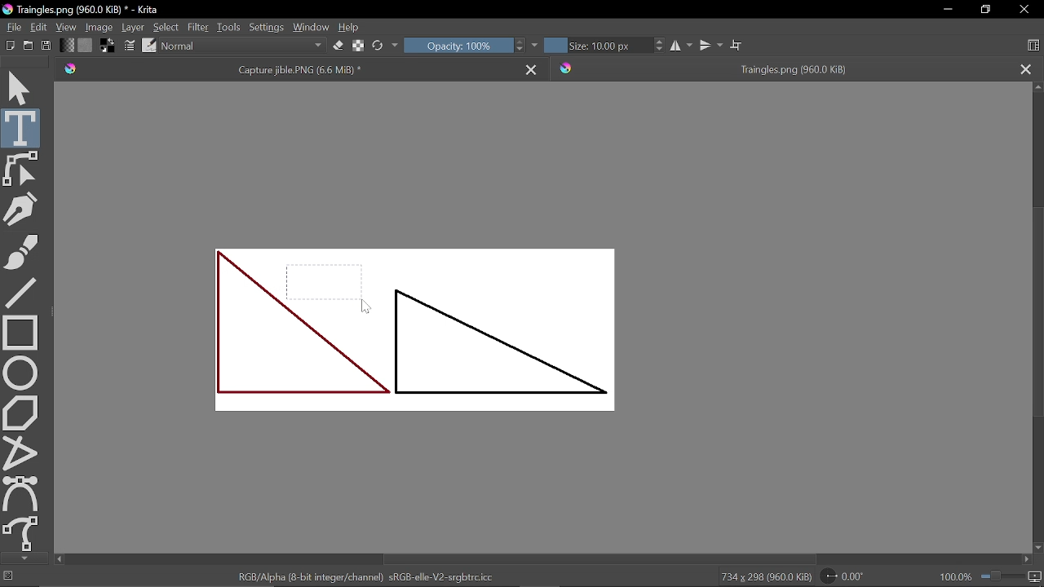 The image size is (1044, 587). I want to click on Blending, so click(242, 46).